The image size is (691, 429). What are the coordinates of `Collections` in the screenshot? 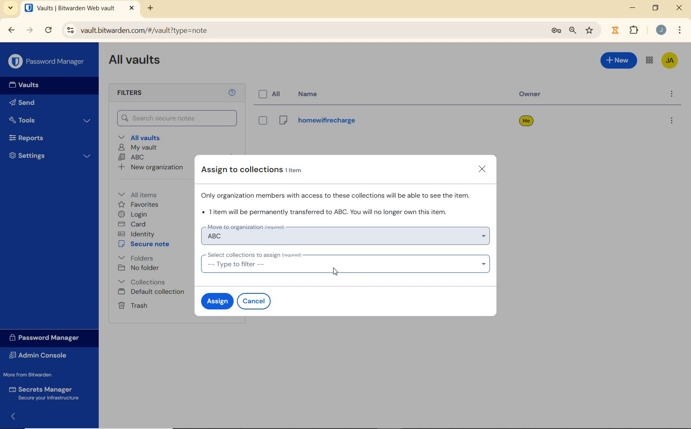 It's located at (144, 281).